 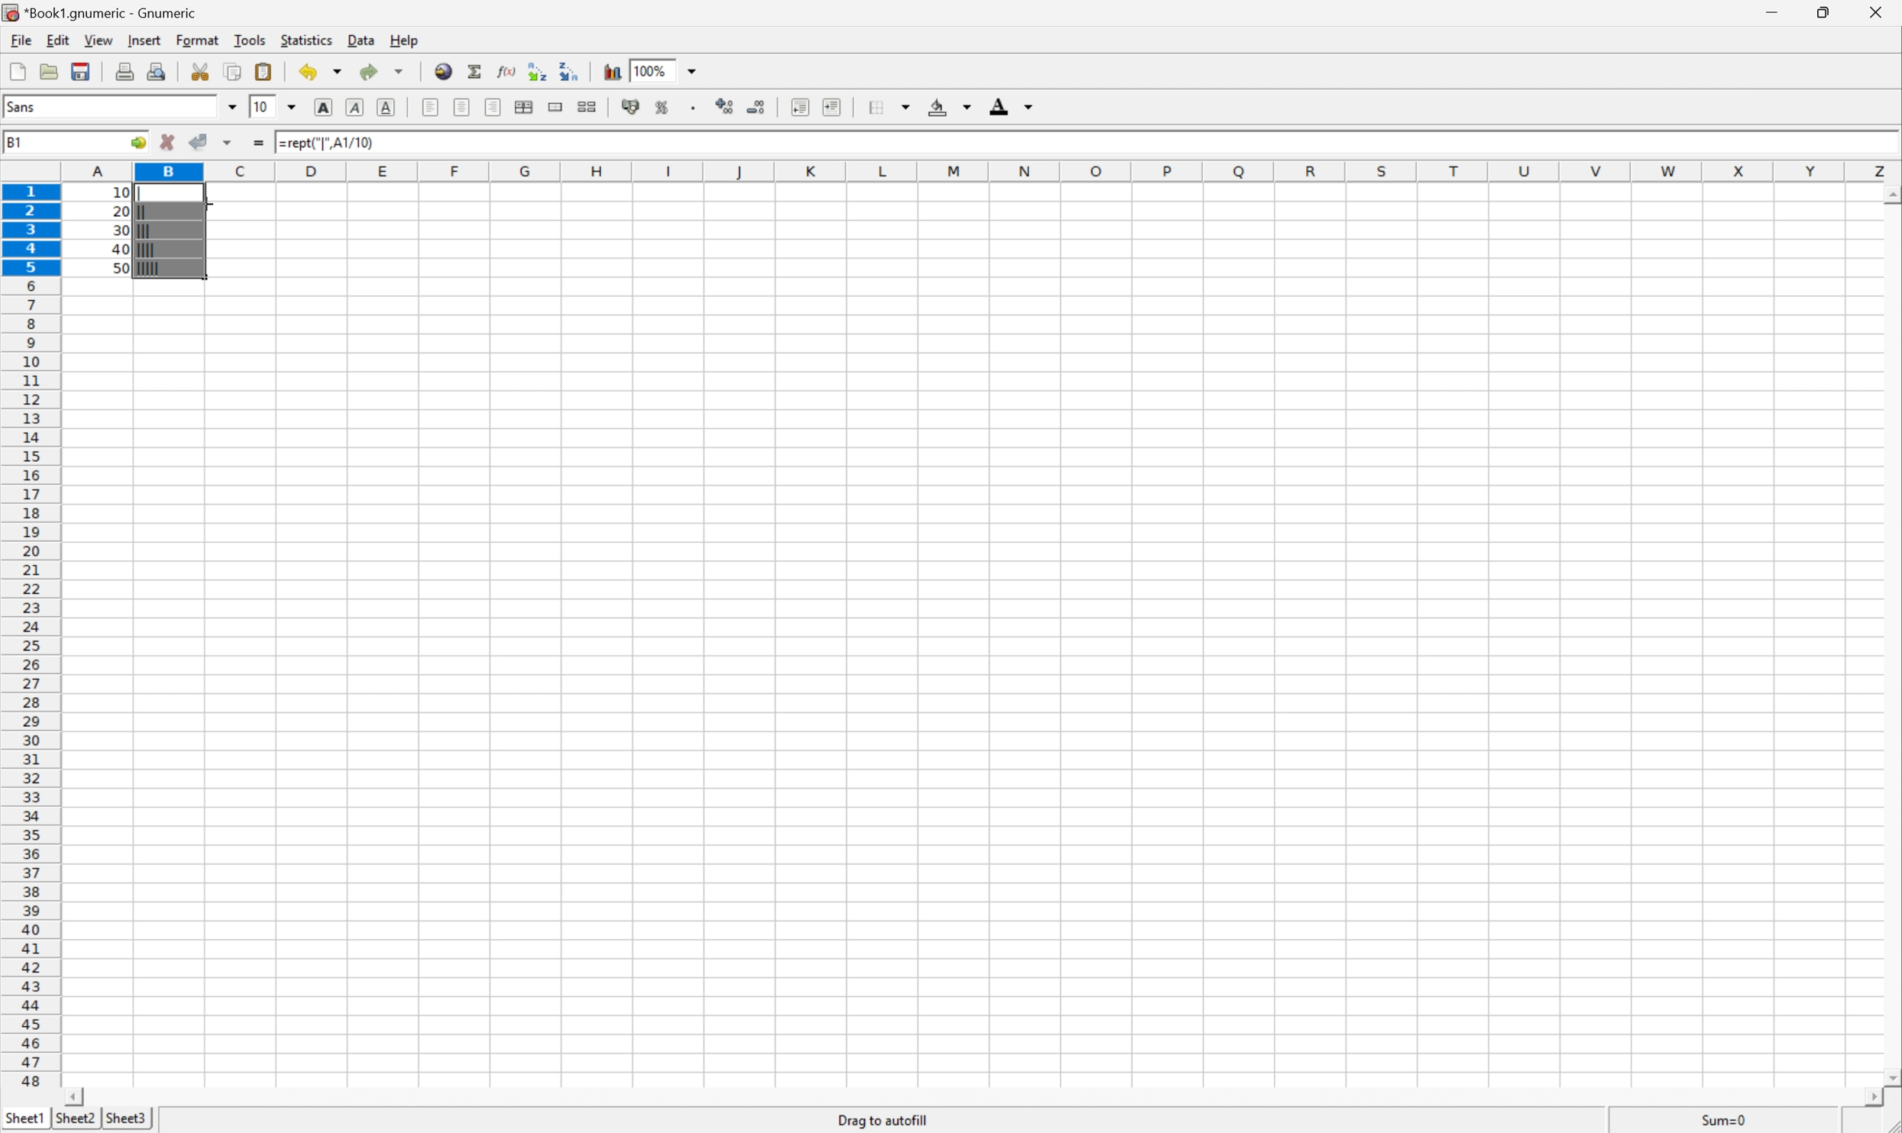 What do you see at coordinates (883, 1119) in the screenshot?
I see `Drag to autofill` at bounding box center [883, 1119].